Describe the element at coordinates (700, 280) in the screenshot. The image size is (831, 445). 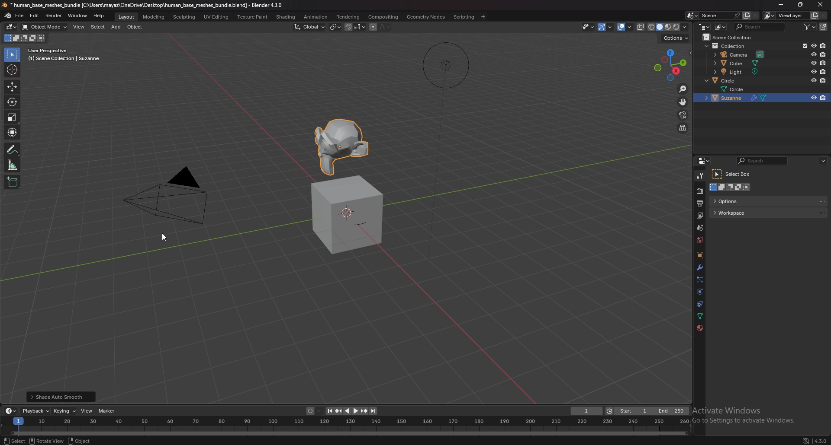
I see `particles` at that location.